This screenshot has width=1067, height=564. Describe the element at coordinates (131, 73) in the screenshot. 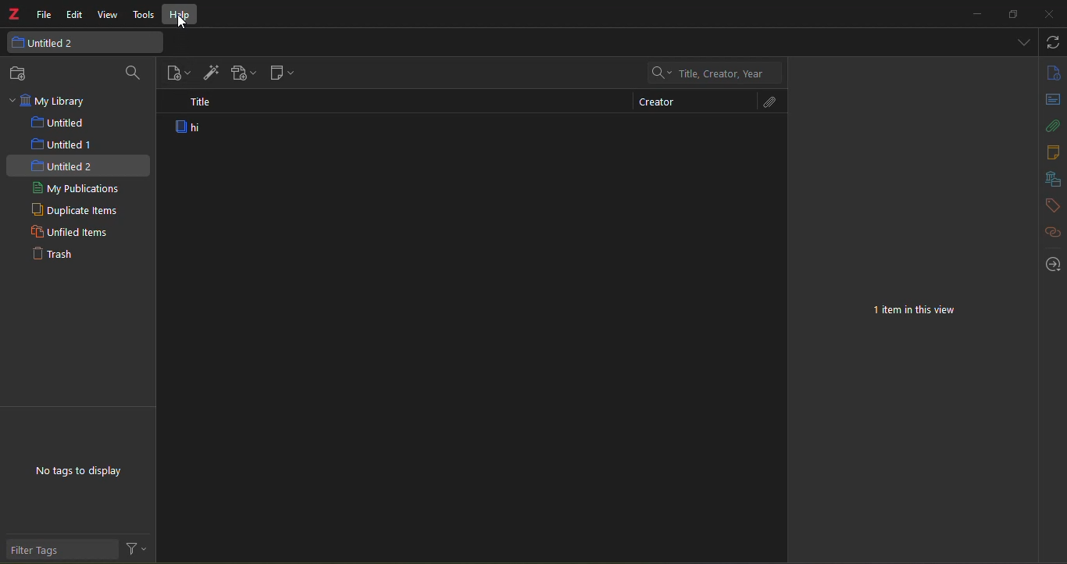

I see `search` at that location.